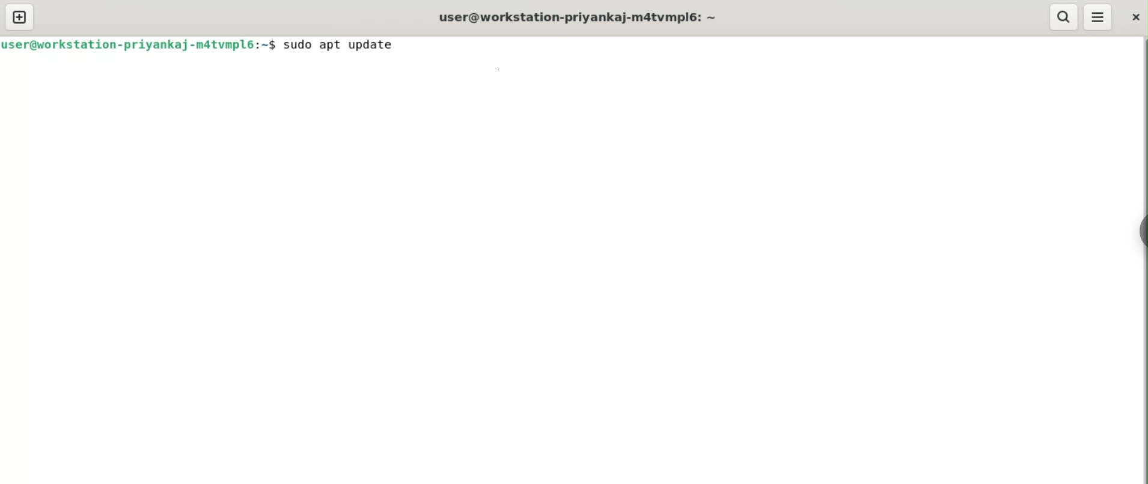 The height and width of the screenshot is (484, 1148). Describe the element at coordinates (1135, 16) in the screenshot. I see `close` at that location.